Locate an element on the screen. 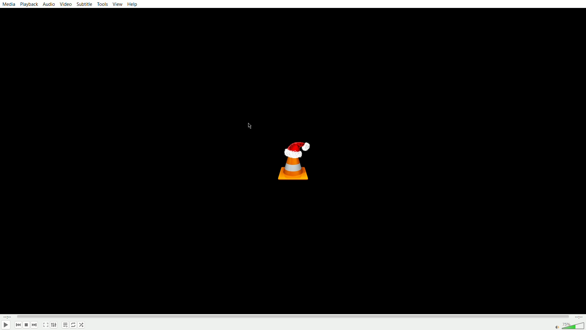  volume bar is located at coordinates (570, 325).